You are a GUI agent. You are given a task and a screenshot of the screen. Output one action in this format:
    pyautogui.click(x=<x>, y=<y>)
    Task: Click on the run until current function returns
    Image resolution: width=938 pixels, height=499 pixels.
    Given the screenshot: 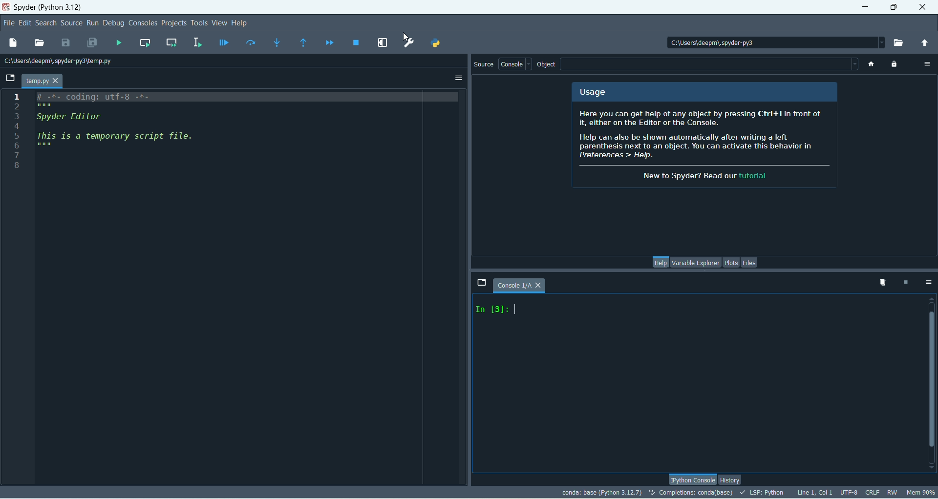 What is the action you would take?
    pyautogui.click(x=303, y=43)
    